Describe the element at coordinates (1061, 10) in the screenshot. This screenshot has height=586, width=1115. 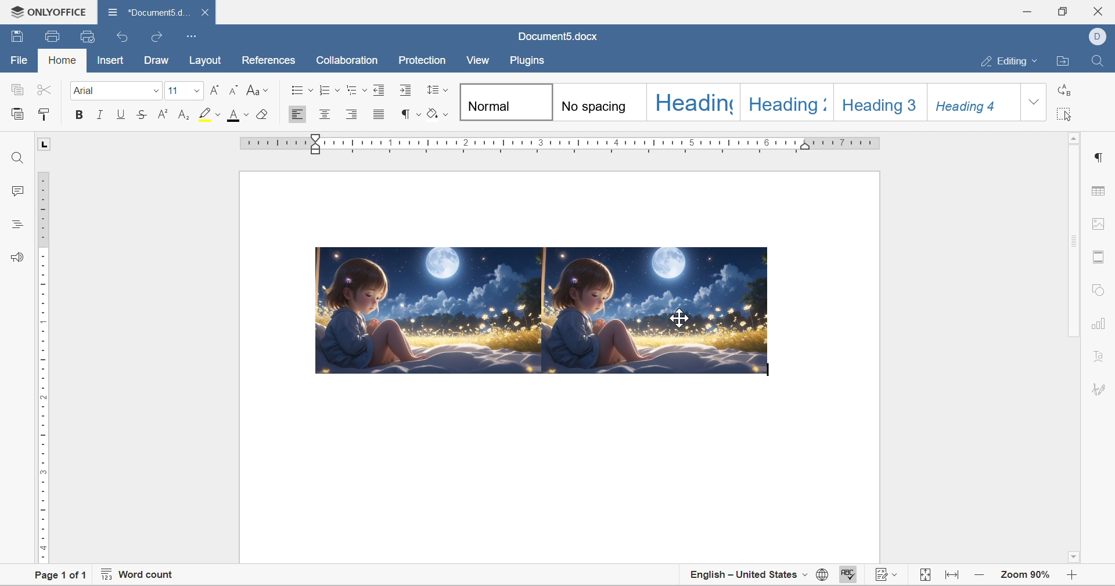
I see `restore down` at that location.